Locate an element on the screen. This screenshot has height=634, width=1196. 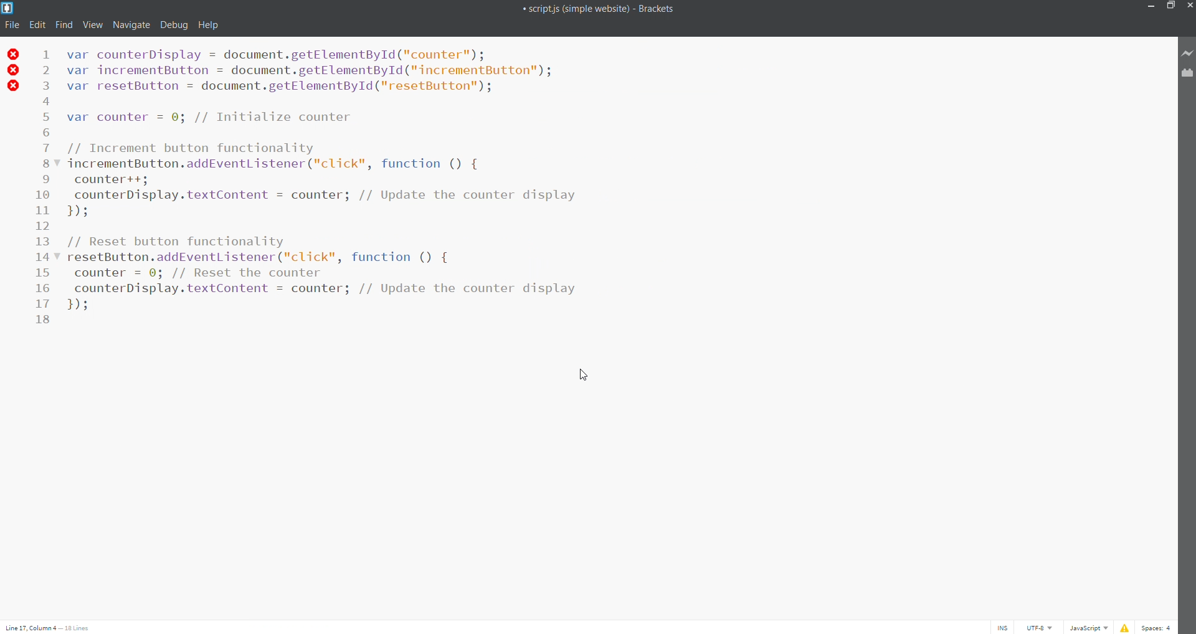
close is located at coordinates (1189, 7).